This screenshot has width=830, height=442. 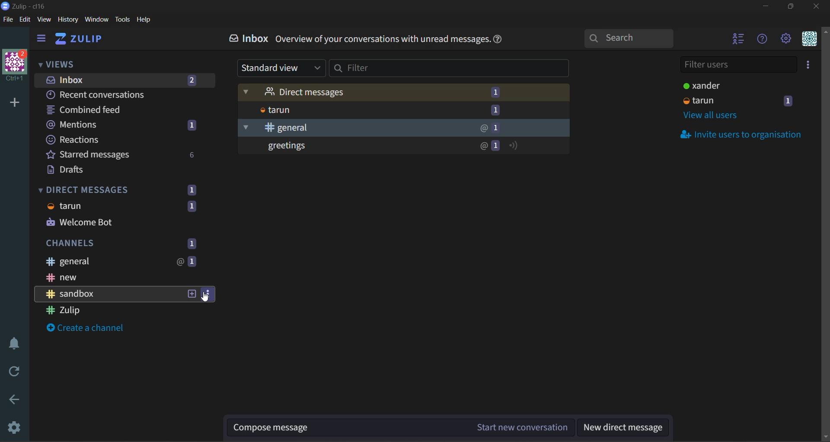 I want to click on personal menu, so click(x=809, y=41).